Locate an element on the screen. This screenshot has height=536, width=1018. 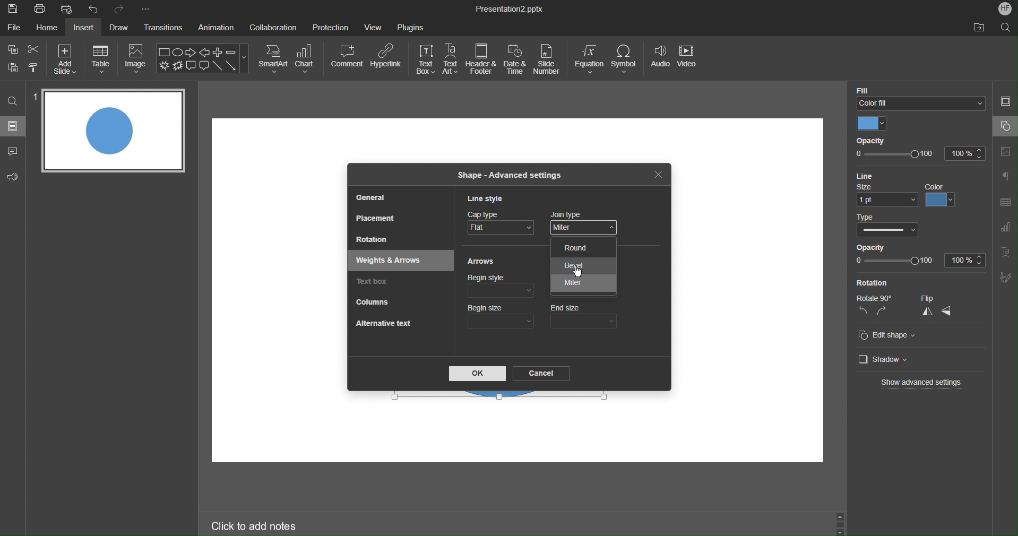
Sildes is located at coordinates (14, 126).